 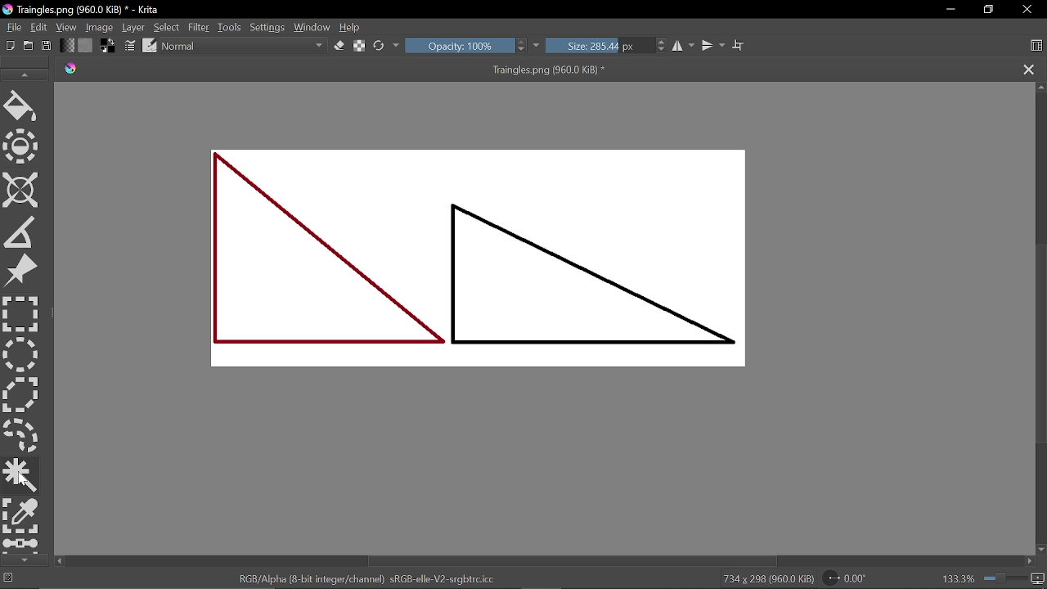 I want to click on Fill color tool, so click(x=20, y=108).